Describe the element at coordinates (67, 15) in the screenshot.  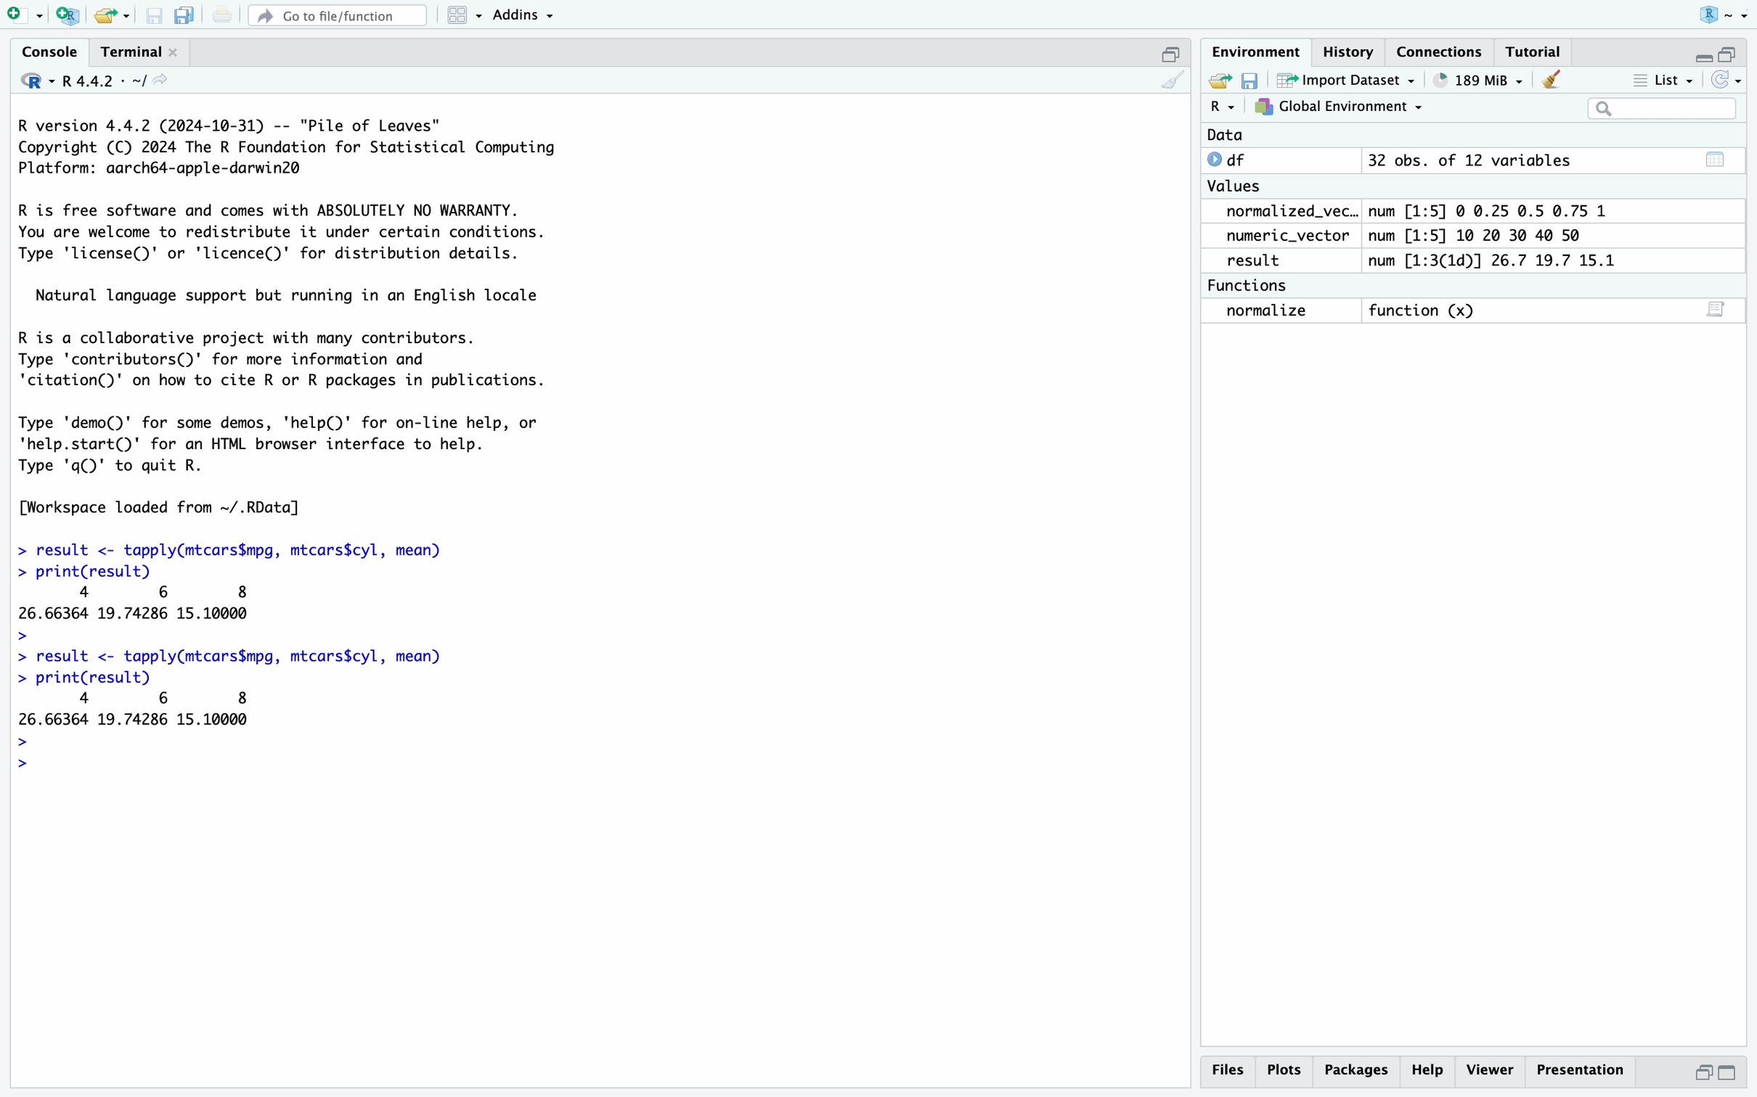
I see `Create a project` at that location.